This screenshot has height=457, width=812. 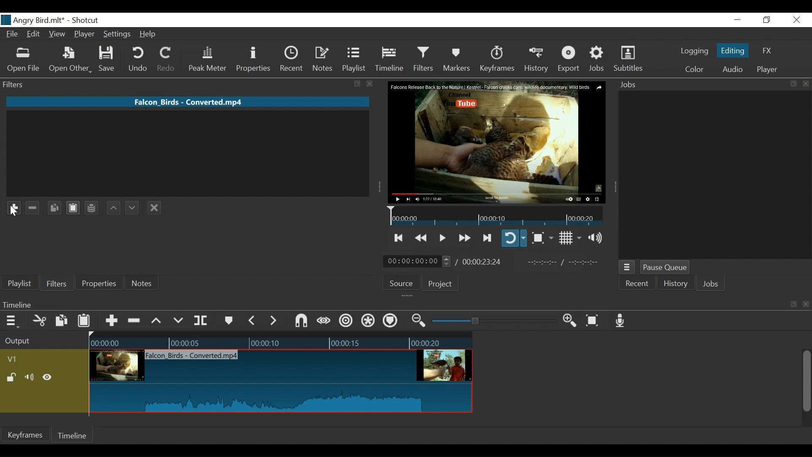 I want to click on Toggle display grid on player, so click(x=571, y=238).